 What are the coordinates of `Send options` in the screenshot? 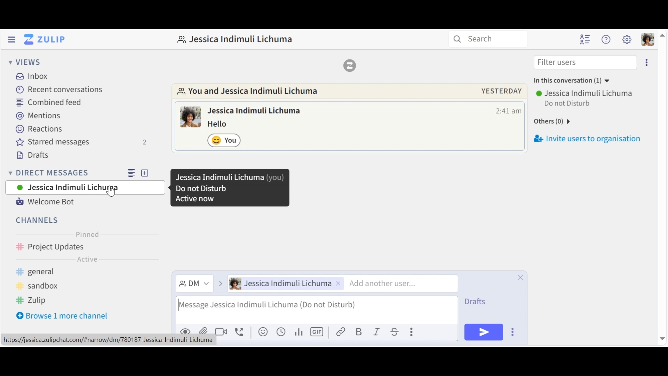 It's located at (512, 332).